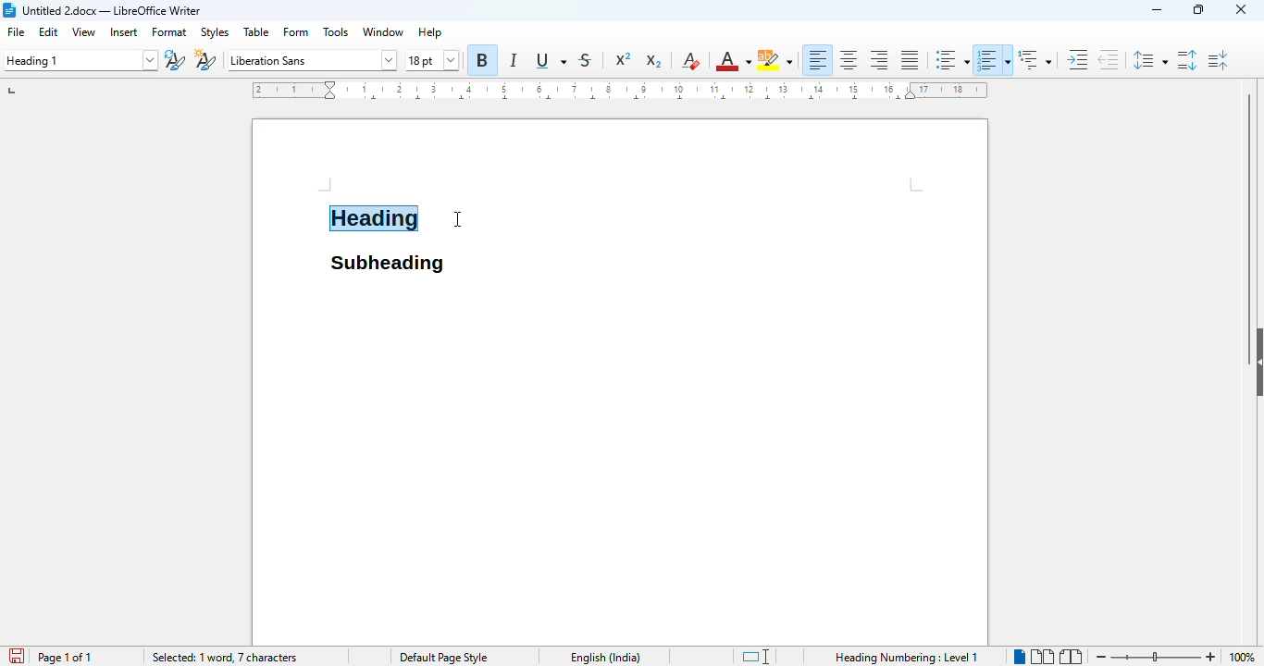 The height and width of the screenshot is (666, 1264). I want to click on subscript, so click(652, 61).